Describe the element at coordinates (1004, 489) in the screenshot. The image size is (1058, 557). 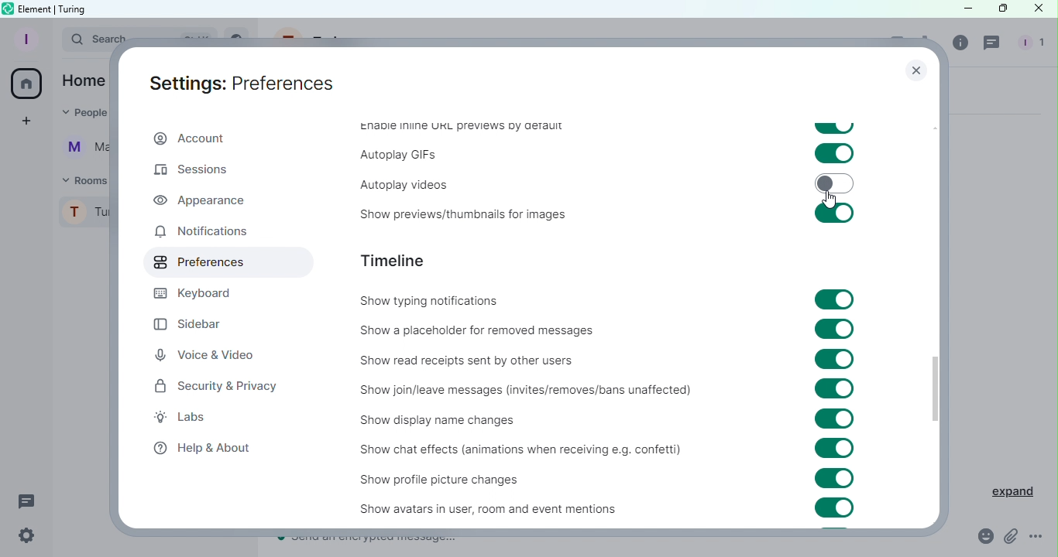
I see `Expand` at that location.